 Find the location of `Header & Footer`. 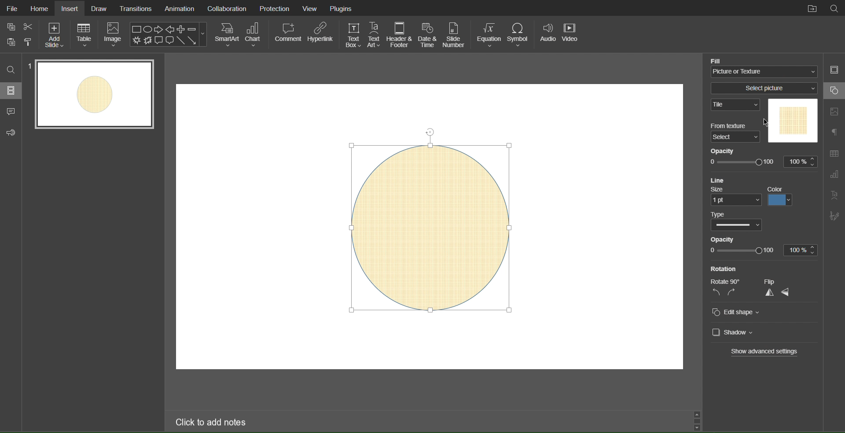

Header & Footer is located at coordinates (400, 34).